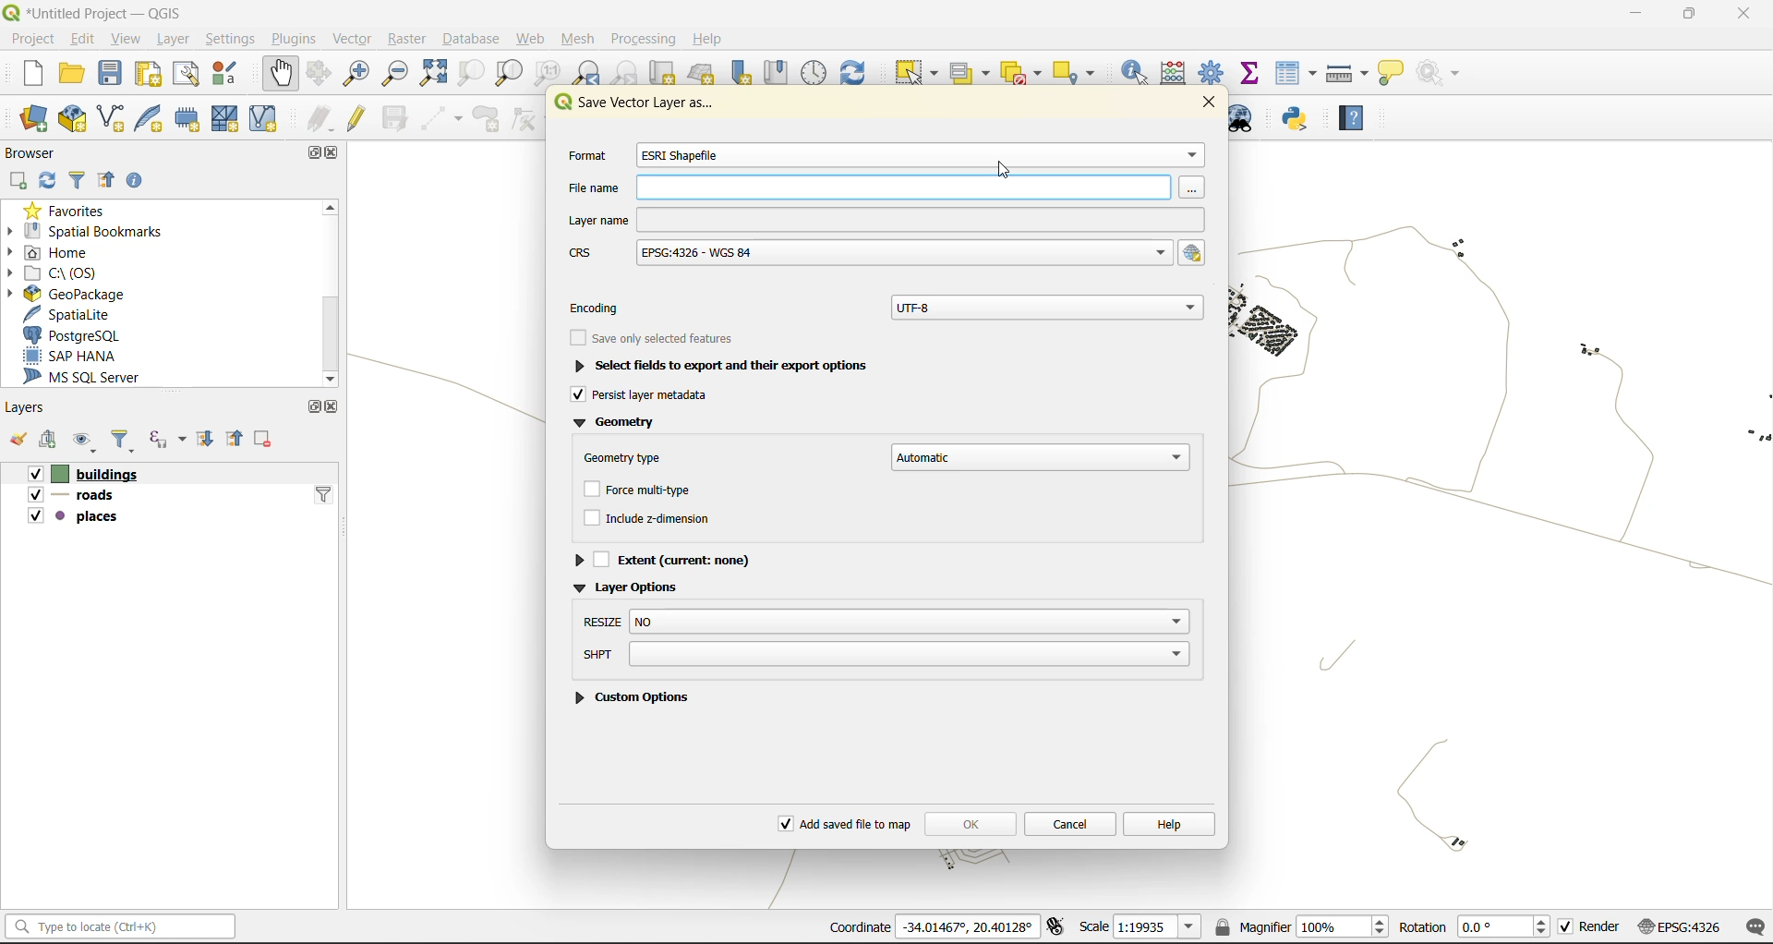 The width and height of the screenshot is (1773, 944). Describe the element at coordinates (127, 441) in the screenshot. I see `filter` at that location.